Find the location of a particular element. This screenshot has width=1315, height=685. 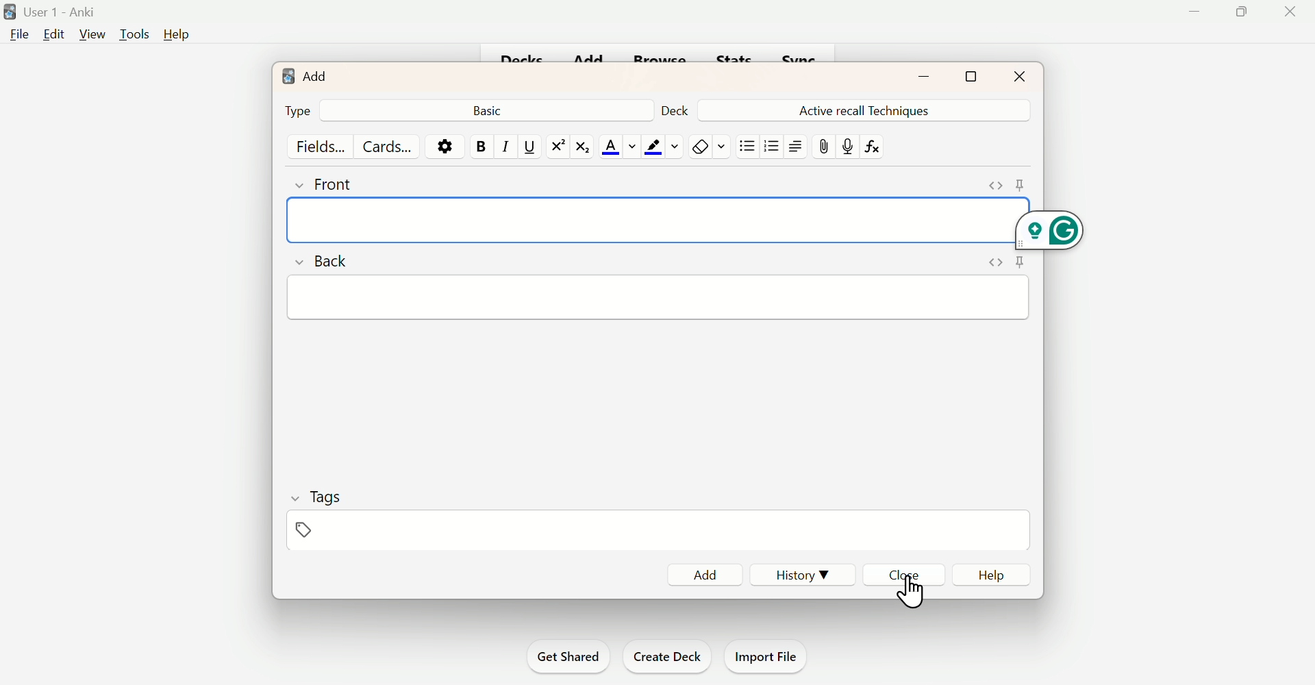

pin is located at coordinates (1010, 264).